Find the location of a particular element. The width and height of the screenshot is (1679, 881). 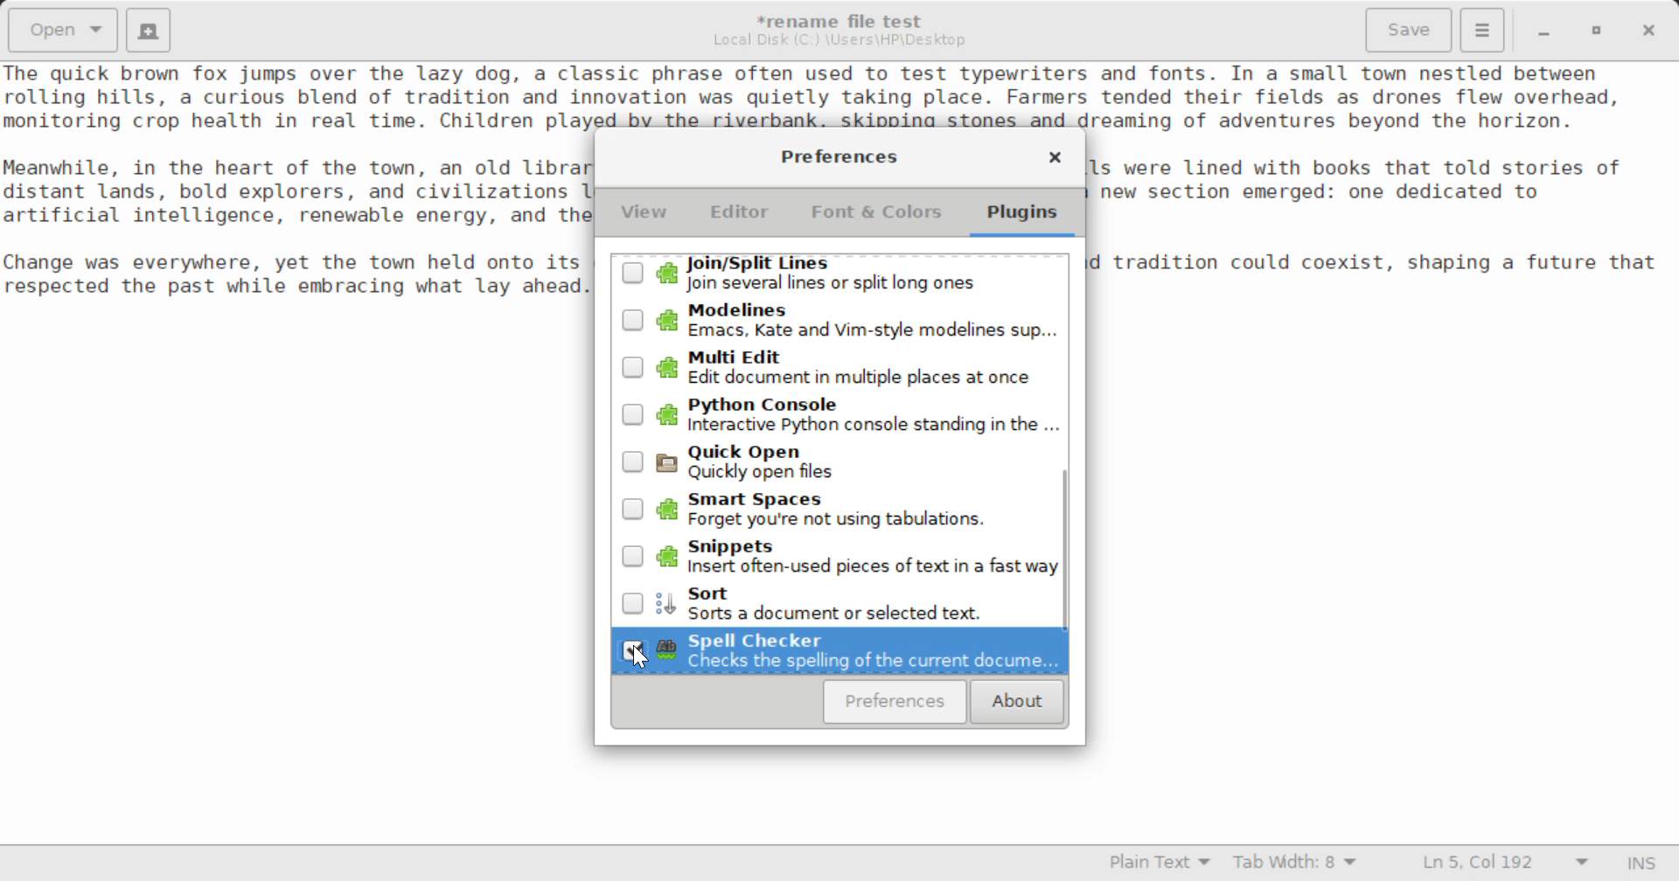

Python Console Plugin Button Unselected is located at coordinates (839, 417).